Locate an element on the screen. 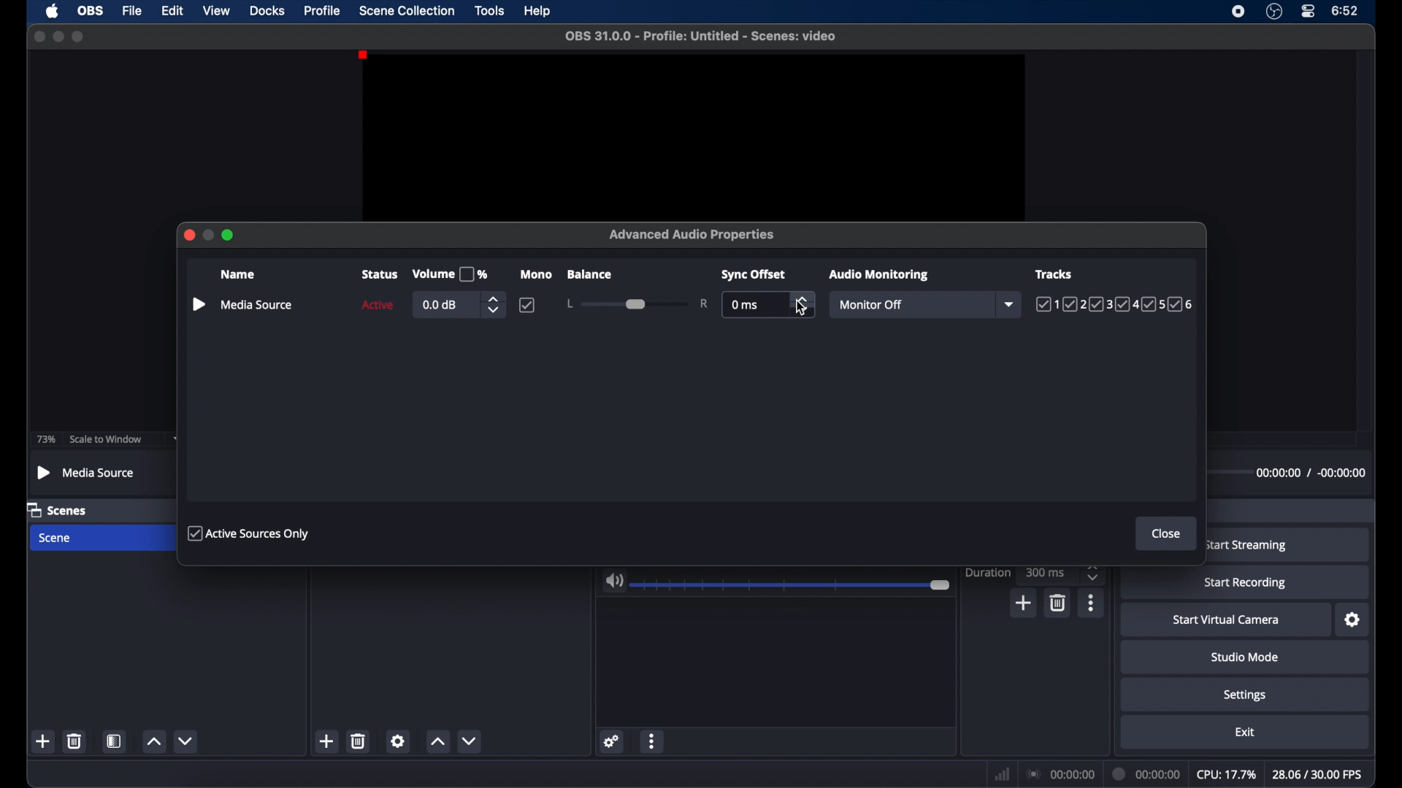 This screenshot has height=788, width=1402. settings is located at coordinates (1244, 695).